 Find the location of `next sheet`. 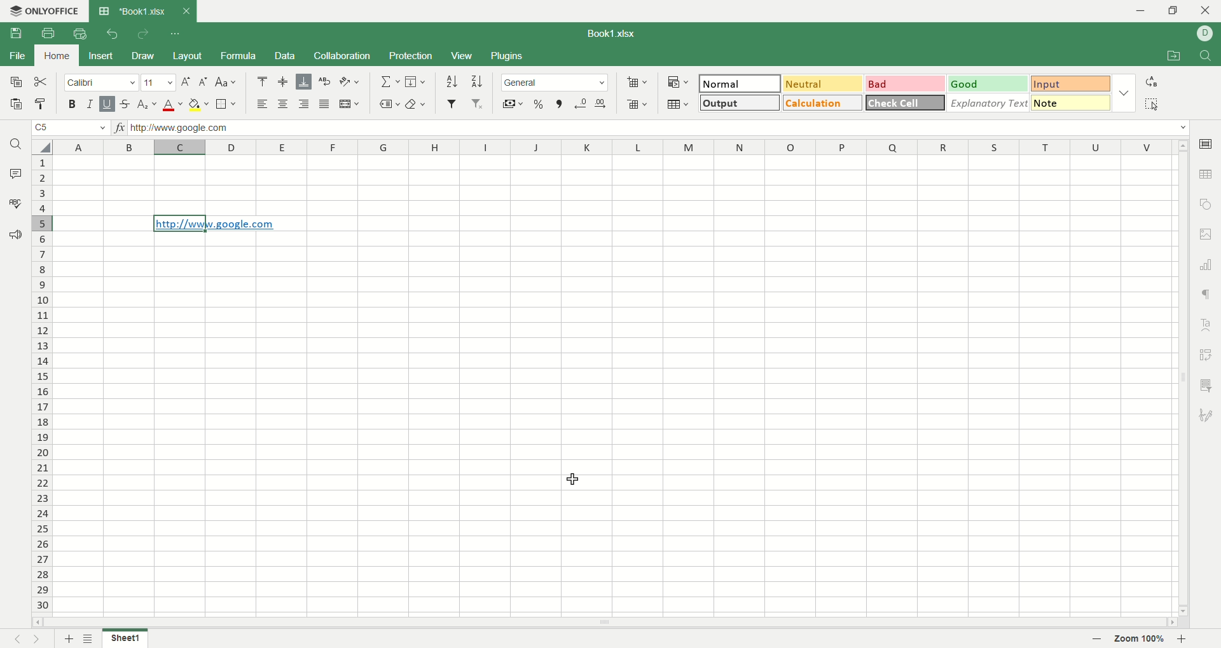

next sheet is located at coordinates (41, 639).